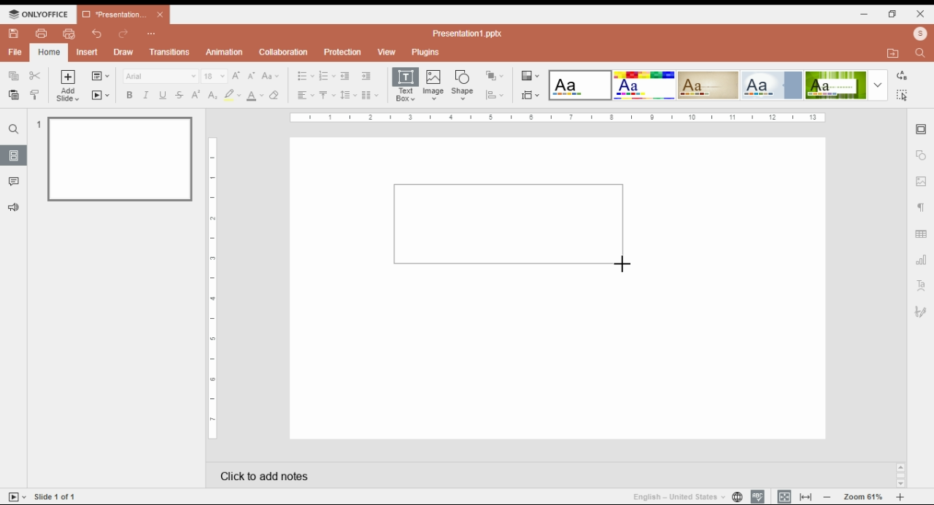 The width and height of the screenshot is (934, 505). Describe the element at coordinates (371, 95) in the screenshot. I see `columns` at that location.